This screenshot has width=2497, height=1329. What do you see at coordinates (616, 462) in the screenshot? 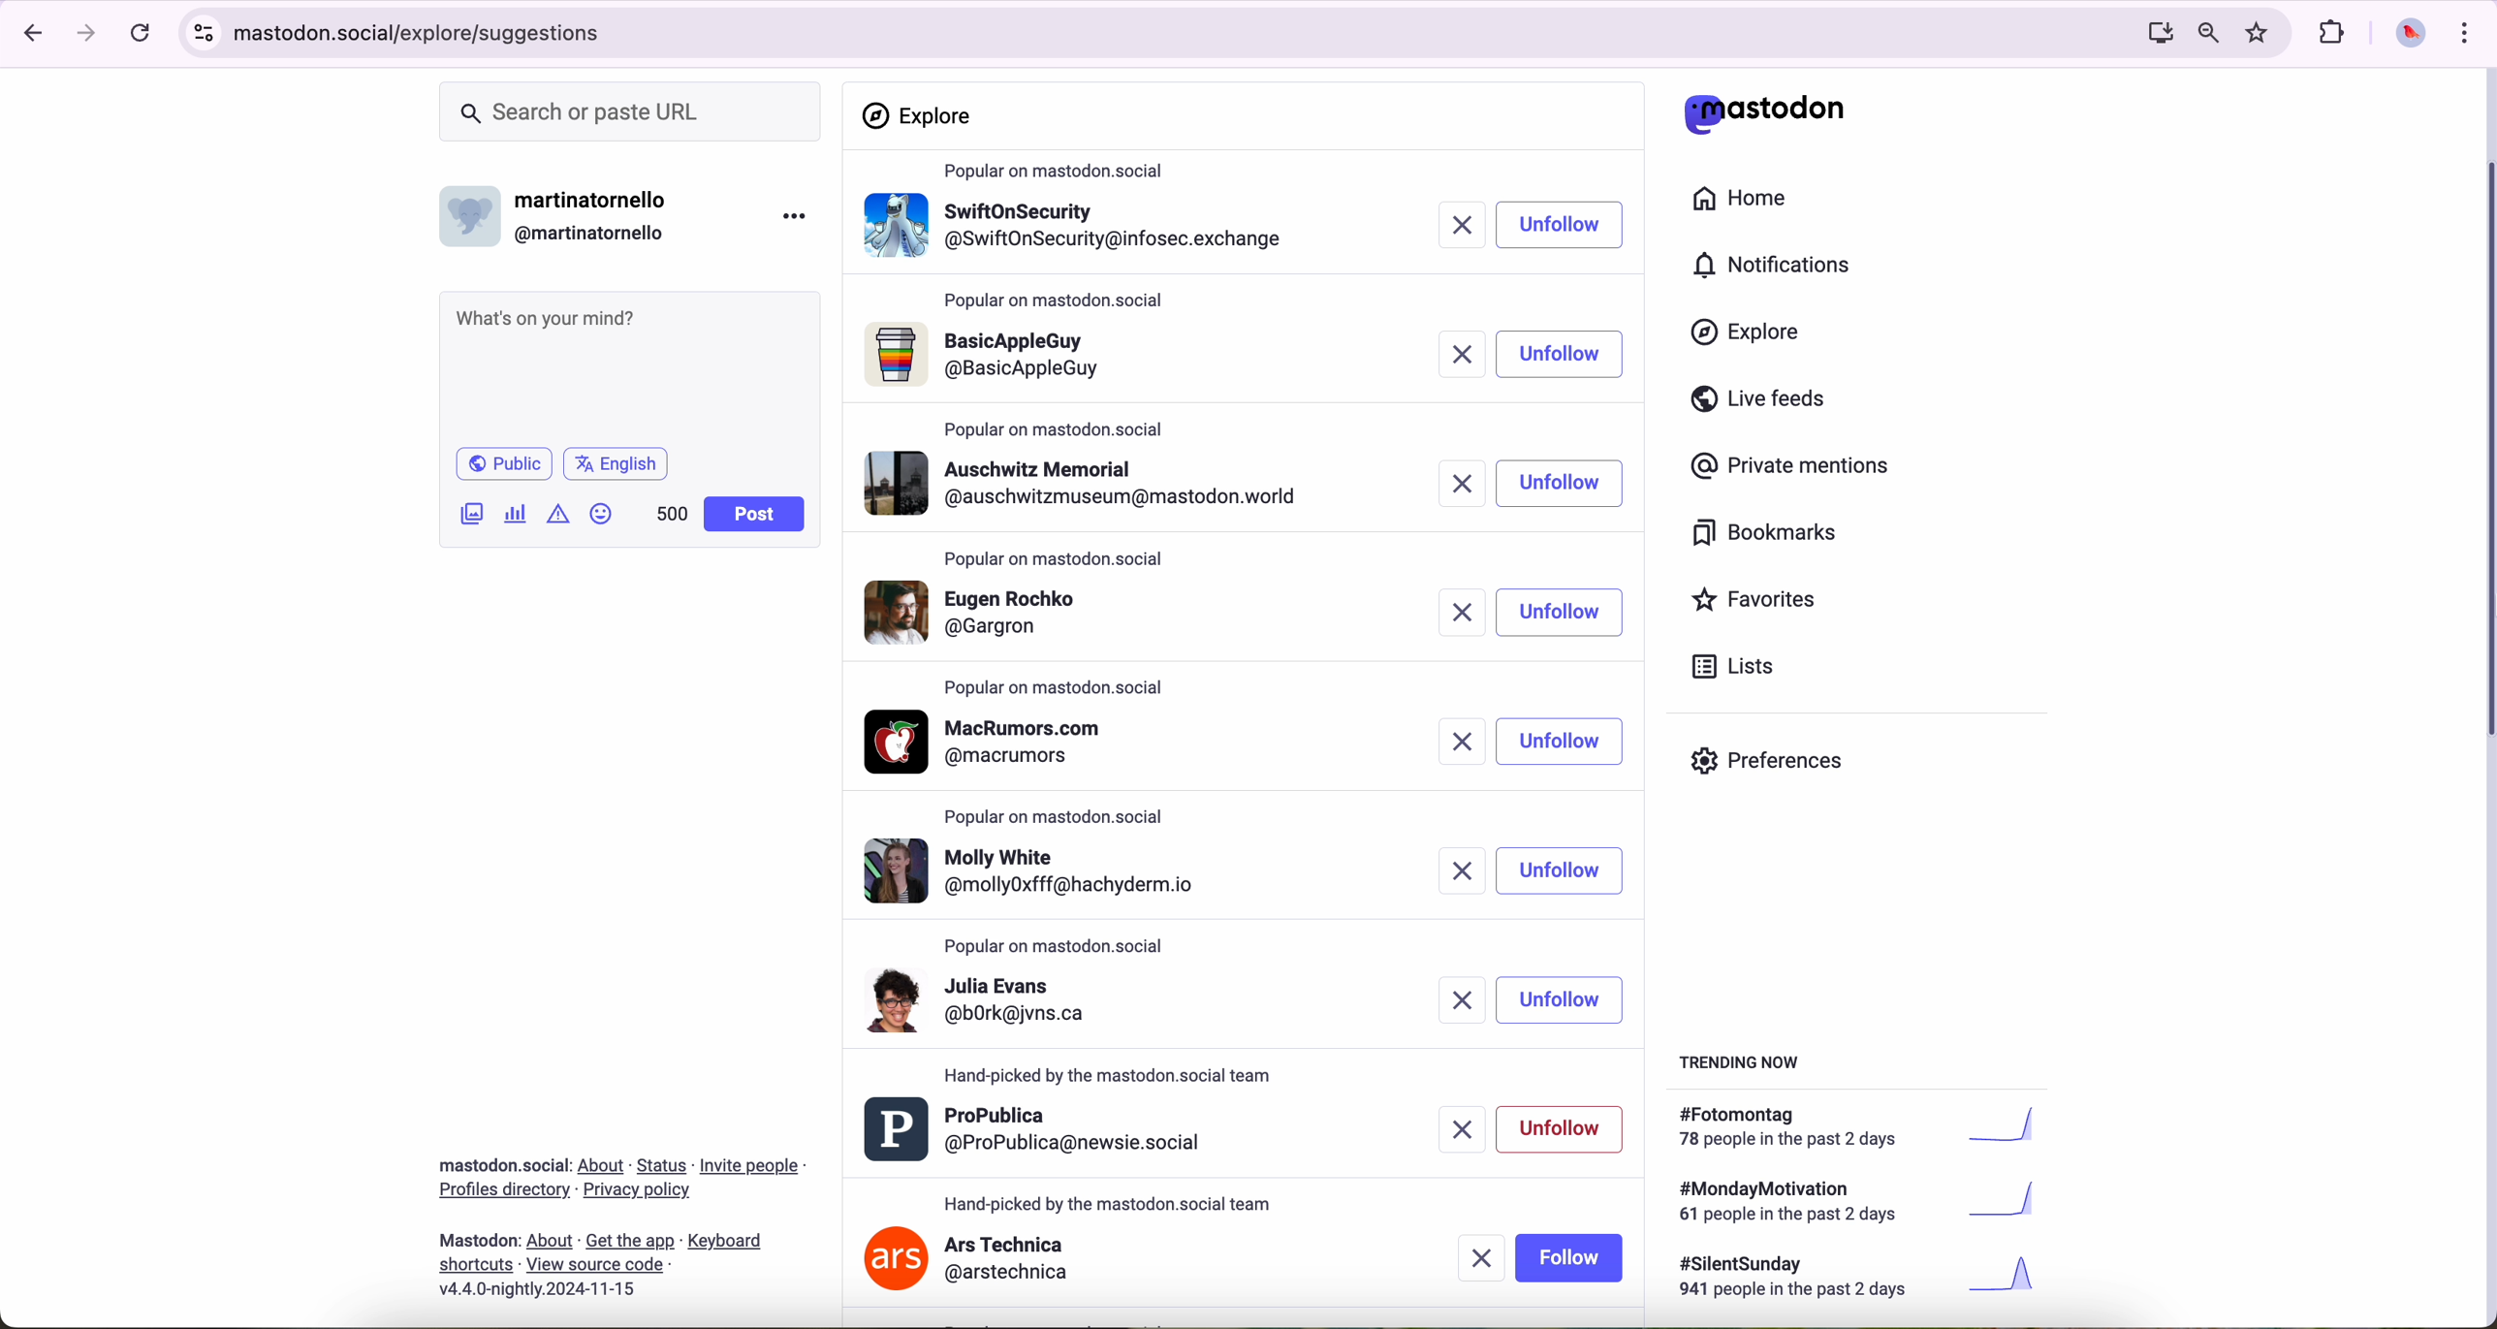
I see `language` at bounding box center [616, 462].